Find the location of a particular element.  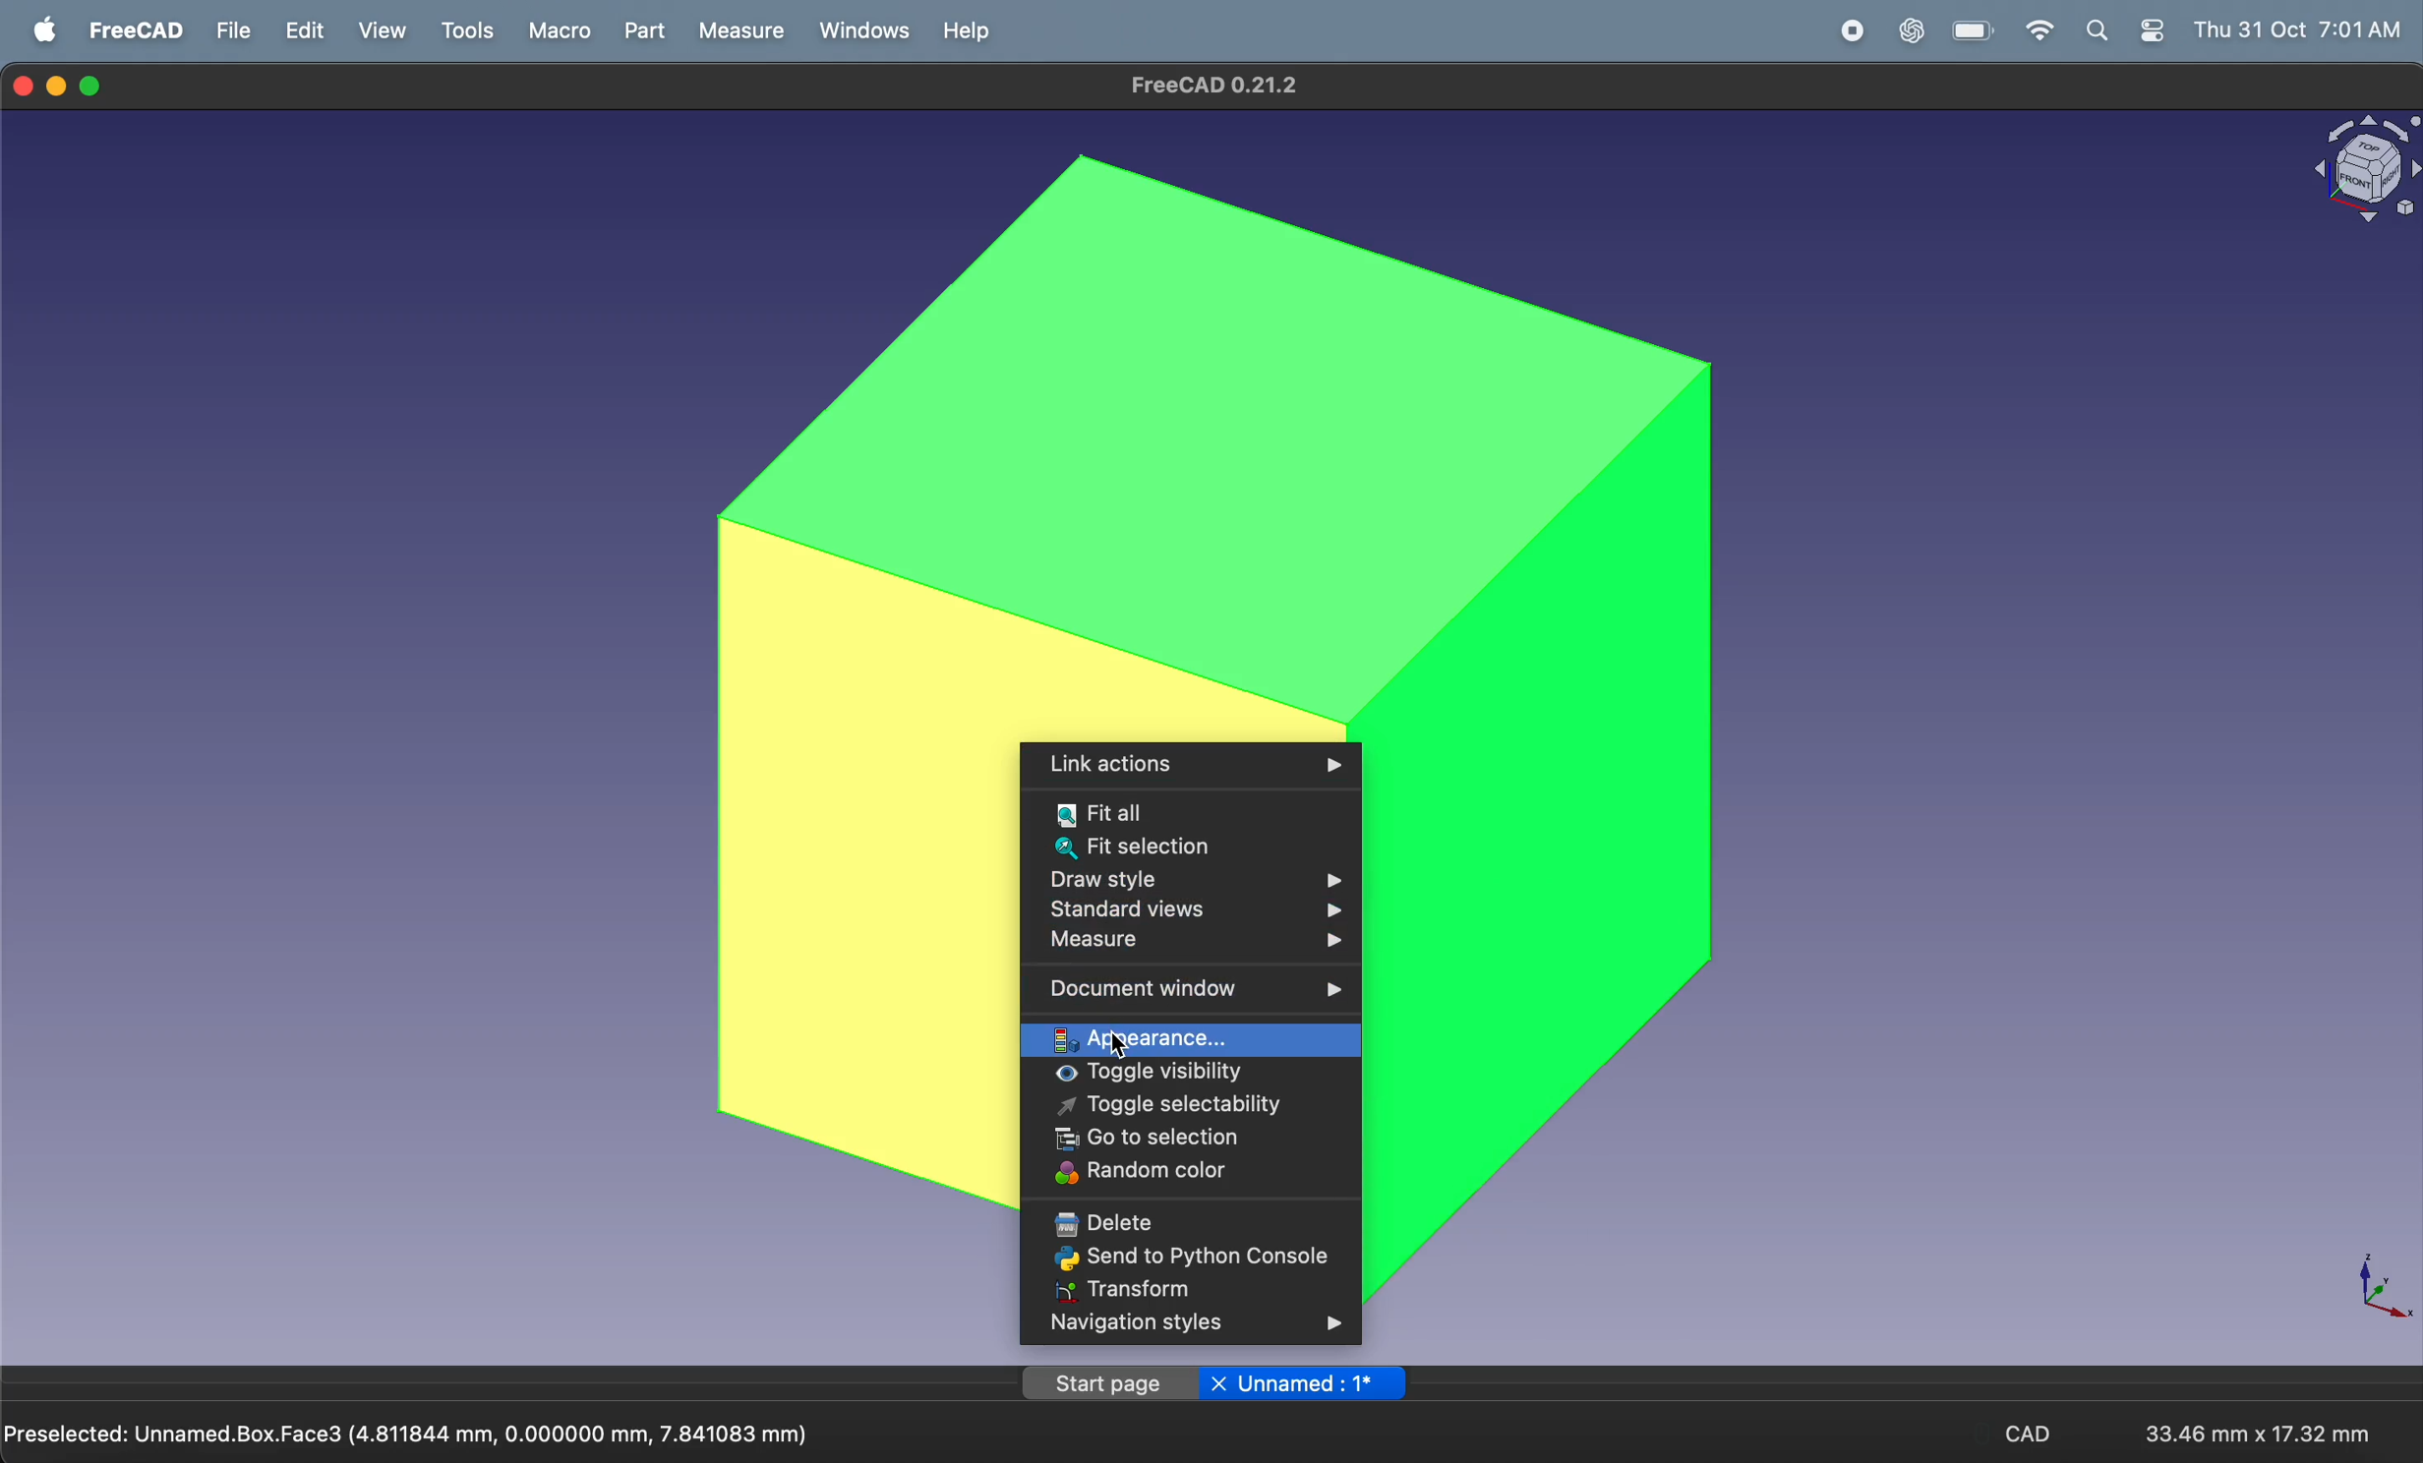

windows is located at coordinates (862, 30).